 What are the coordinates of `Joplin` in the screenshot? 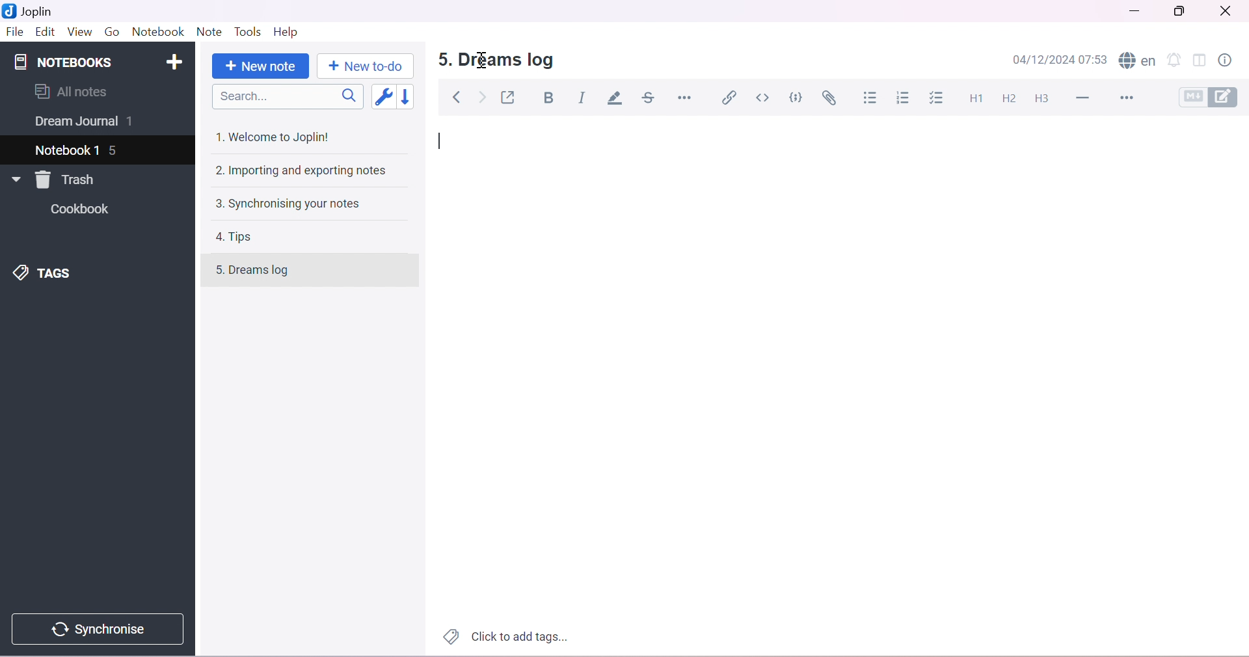 It's located at (32, 11).